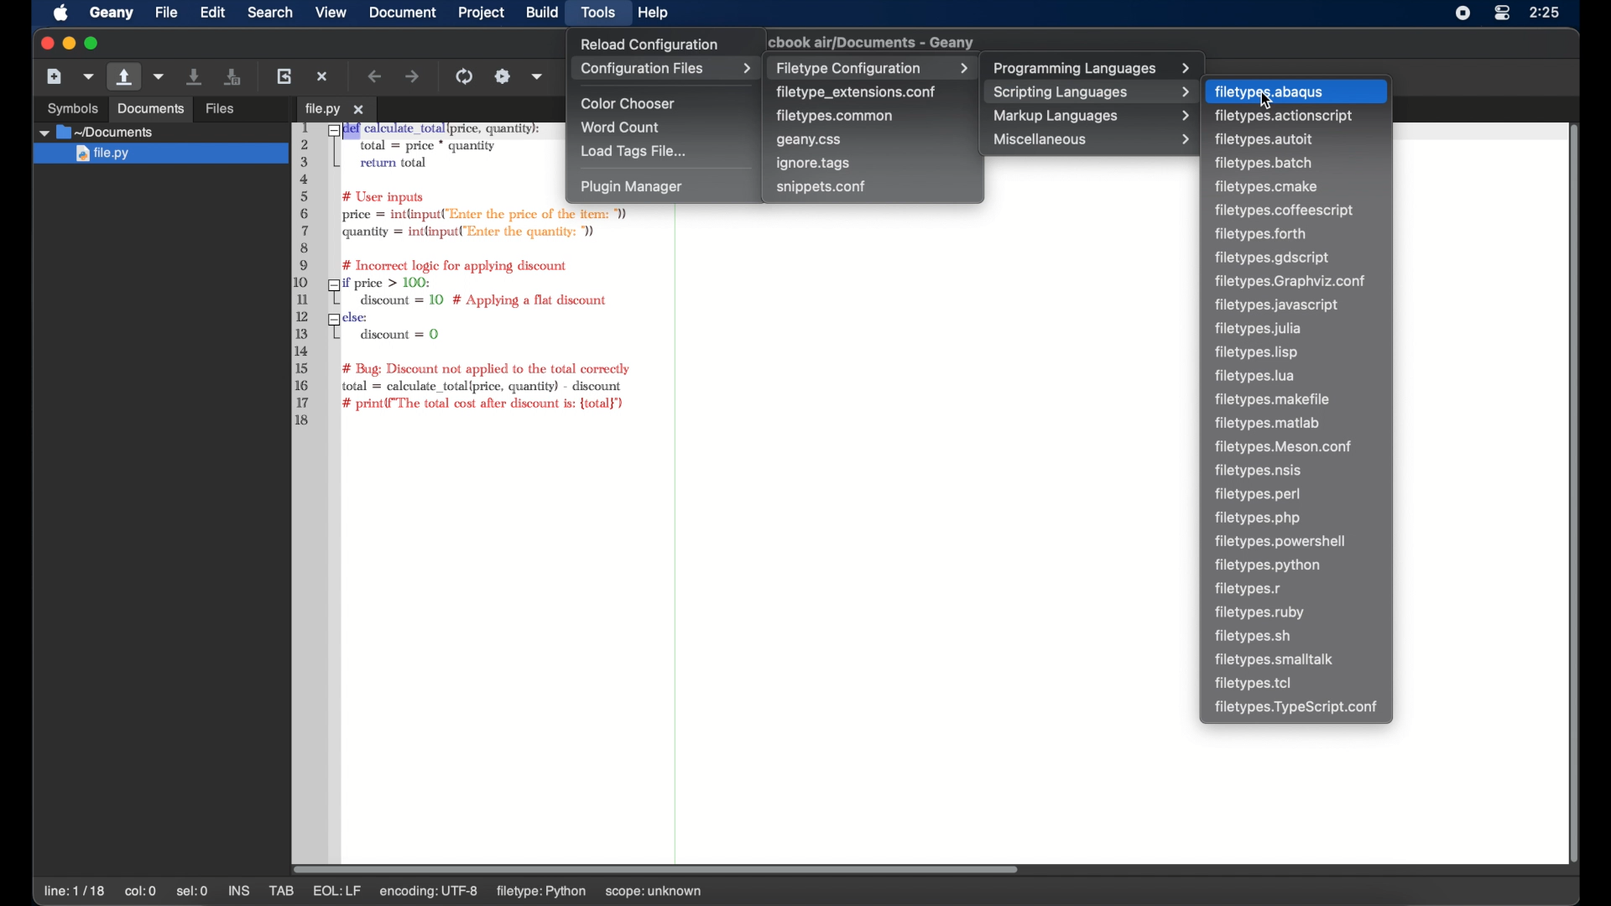 Image resolution: width=1611 pixels, height=906 pixels. Describe the element at coordinates (233, 77) in the screenshot. I see `save all files` at that location.